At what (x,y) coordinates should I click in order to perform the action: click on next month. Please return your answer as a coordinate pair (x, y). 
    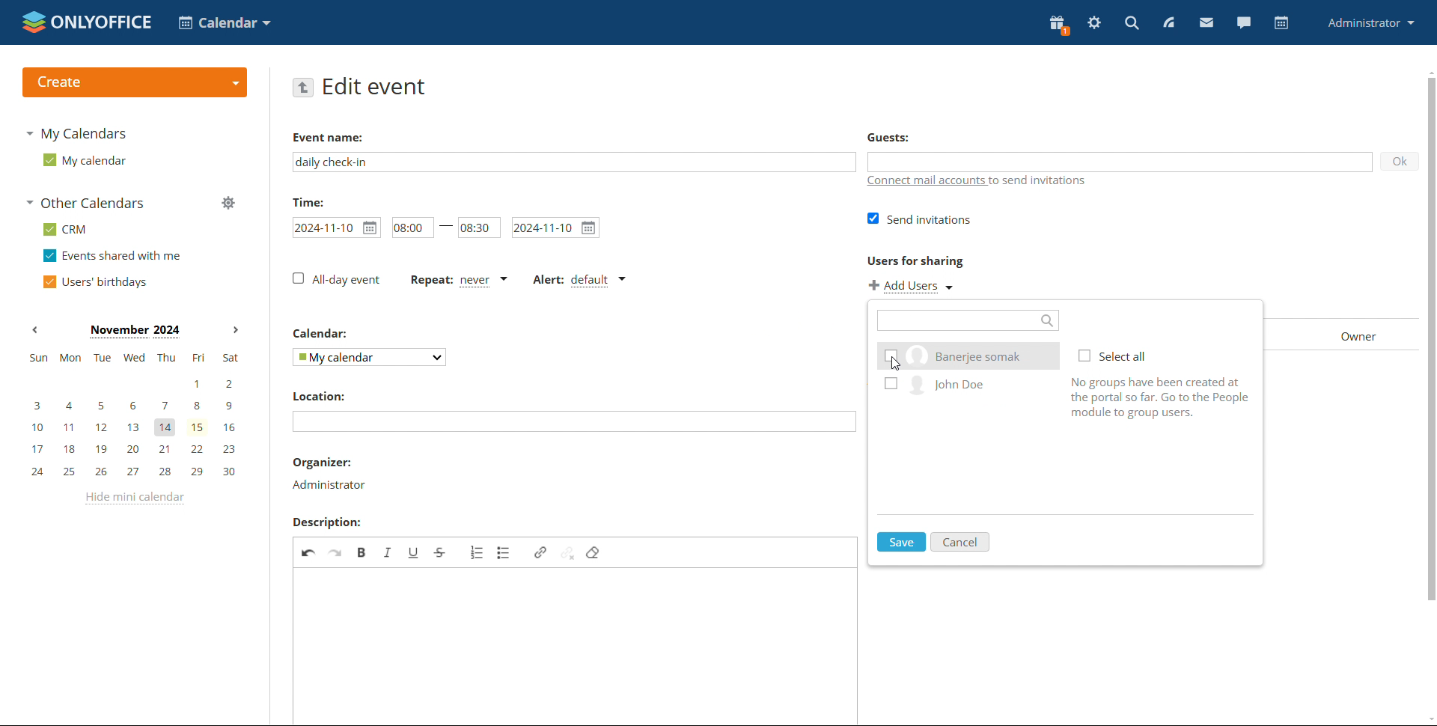
    Looking at the image, I should click on (234, 331).